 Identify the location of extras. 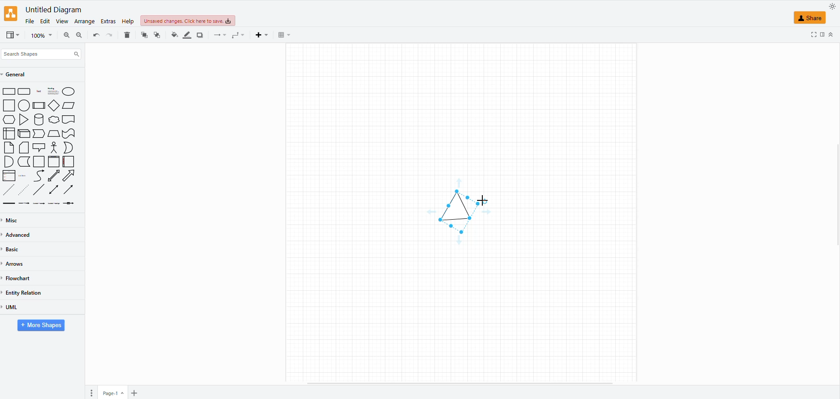
(107, 21).